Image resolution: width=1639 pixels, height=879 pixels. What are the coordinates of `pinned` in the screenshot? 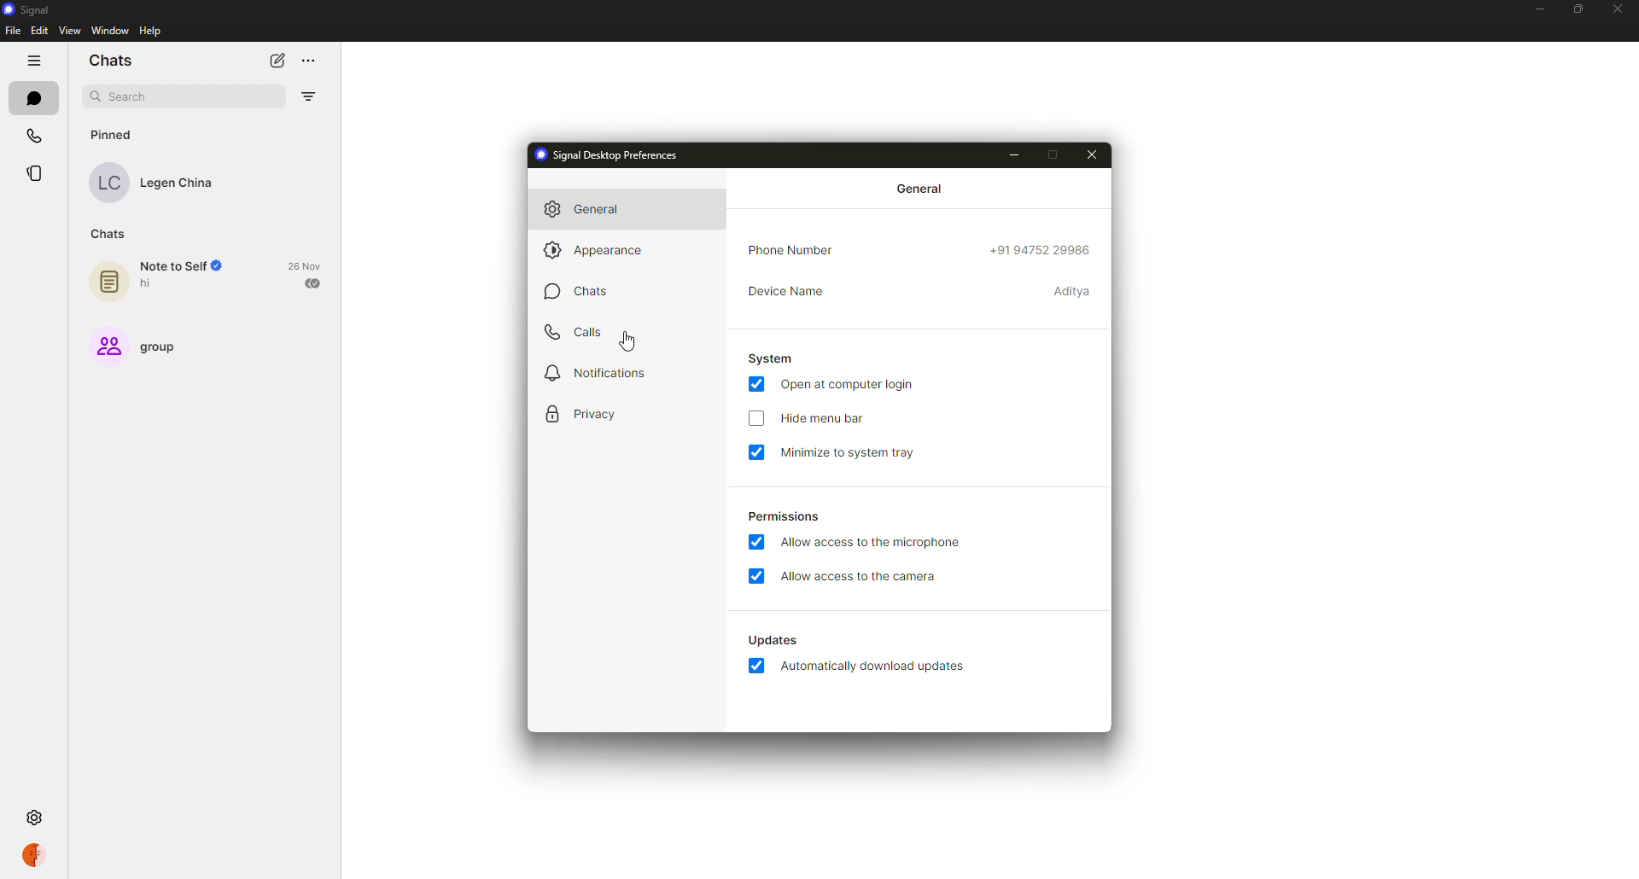 It's located at (114, 135).